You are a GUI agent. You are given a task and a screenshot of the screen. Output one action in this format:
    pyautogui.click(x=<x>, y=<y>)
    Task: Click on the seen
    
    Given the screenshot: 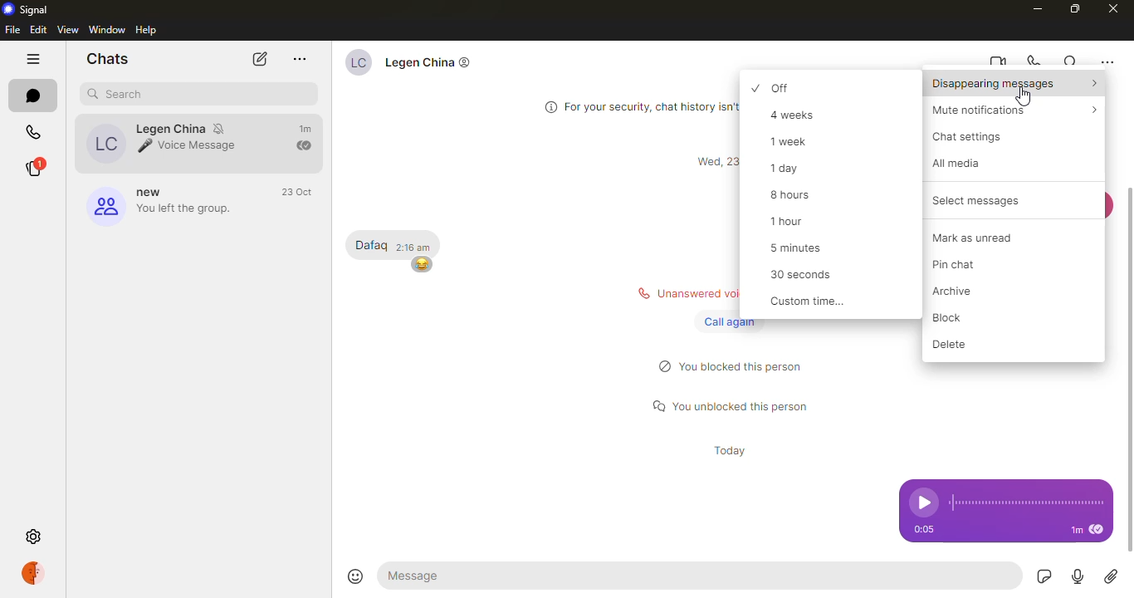 What is the action you would take?
    pyautogui.click(x=1096, y=530)
    